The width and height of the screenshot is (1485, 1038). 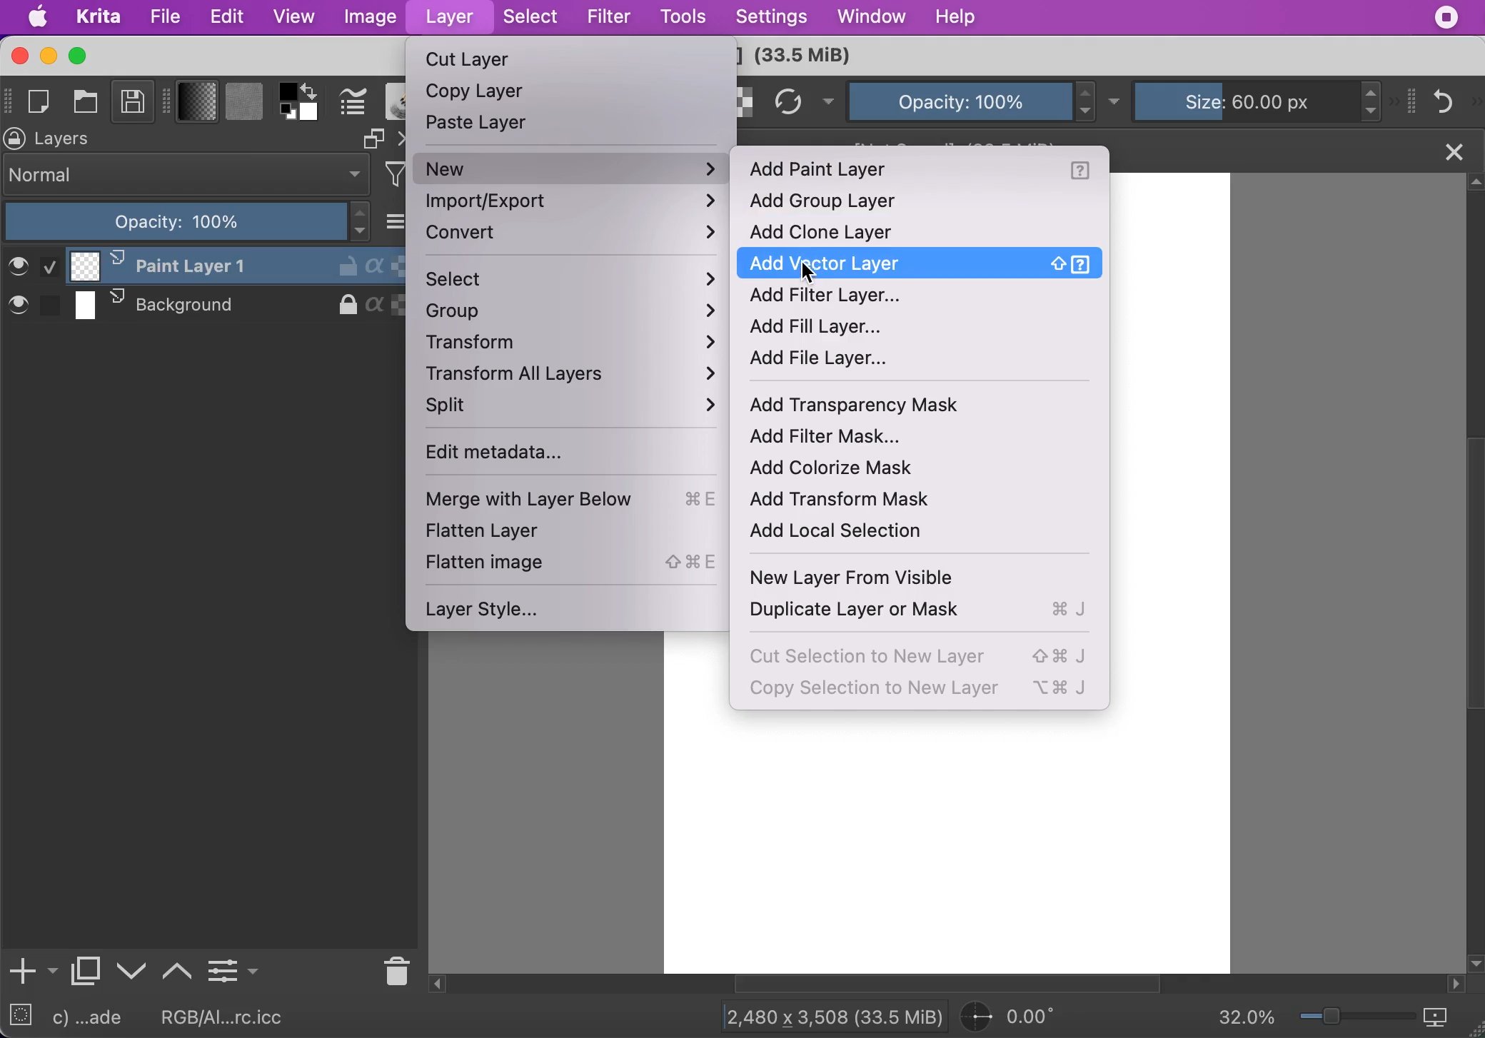 What do you see at coordinates (573, 236) in the screenshot?
I see `convert` at bounding box center [573, 236].